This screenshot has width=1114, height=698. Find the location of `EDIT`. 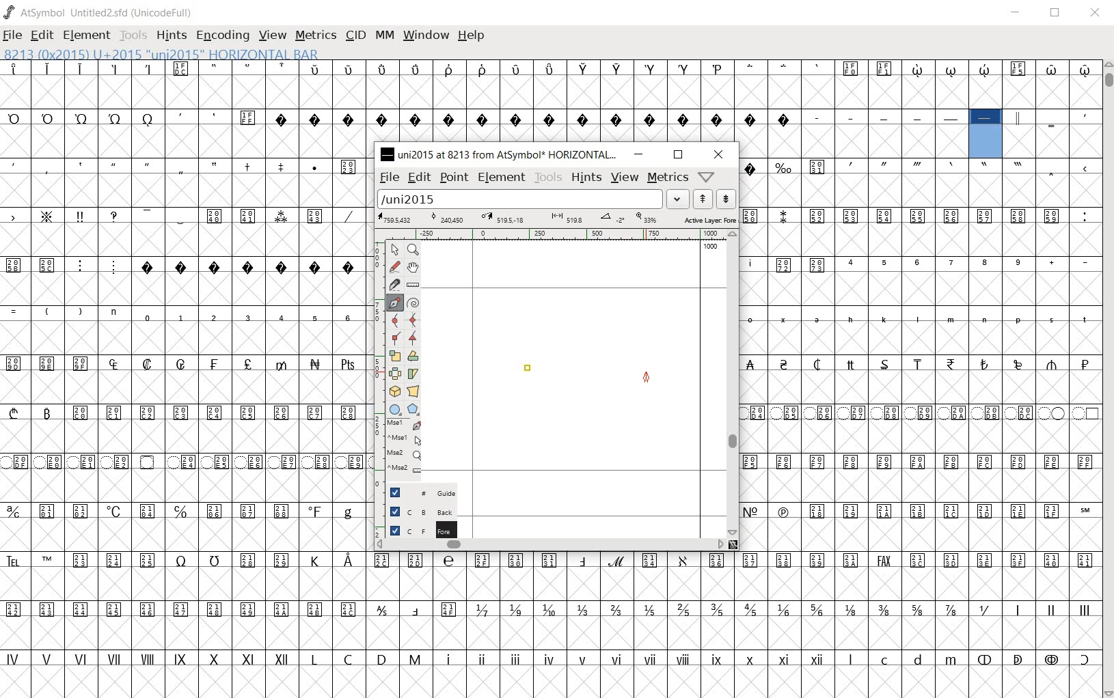

EDIT is located at coordinates (42, 35).